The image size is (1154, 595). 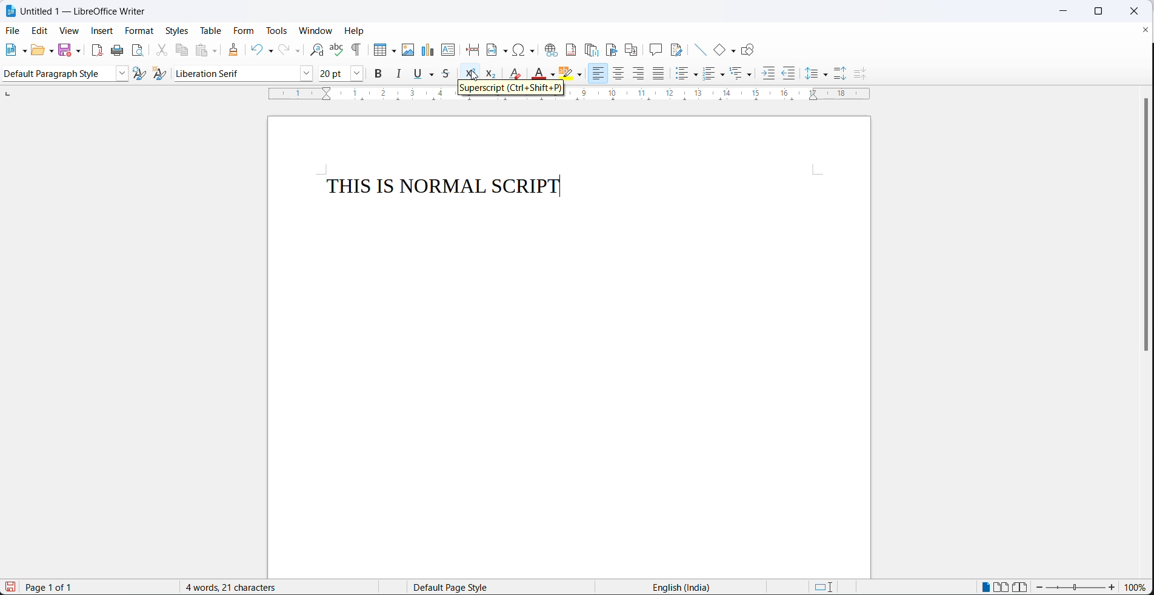 What do you see at coordinates (655, 48) in the screenshot?
I see `insert comments` at bounding box center [655, 48].